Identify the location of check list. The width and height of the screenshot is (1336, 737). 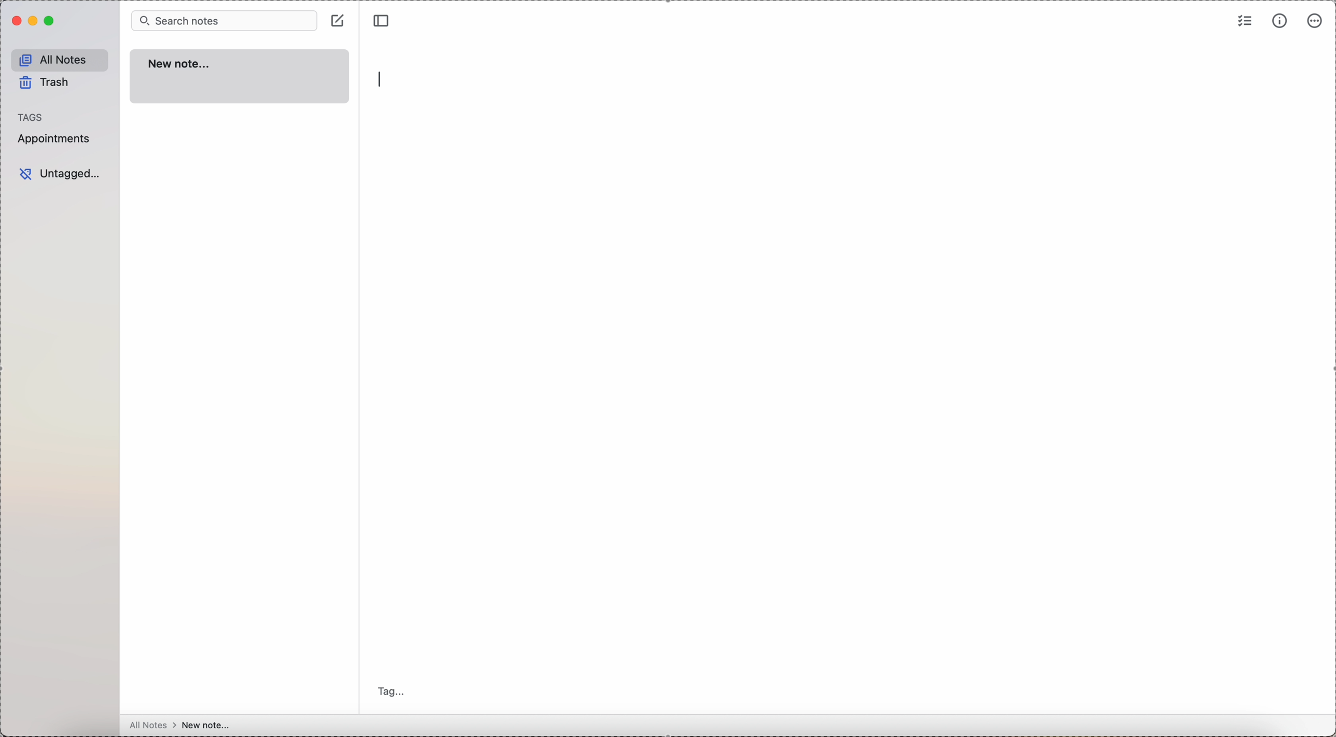
(1245, 20).